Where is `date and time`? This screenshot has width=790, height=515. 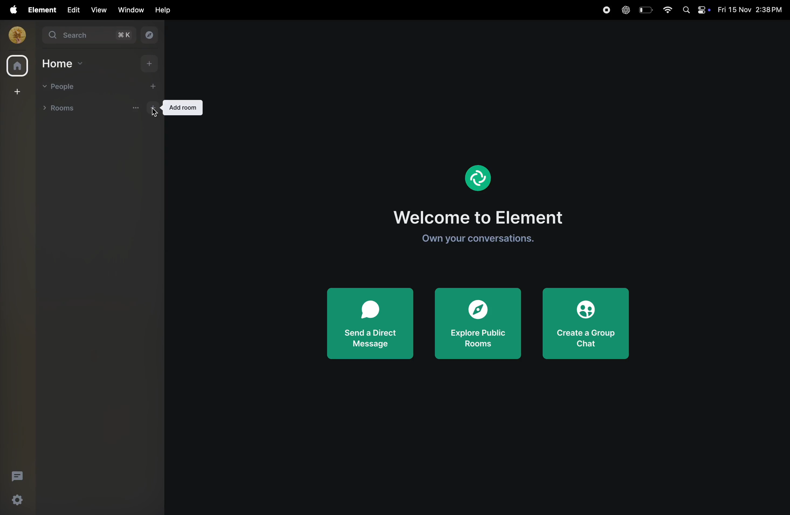
date and time is located at coordinates (752, 10).